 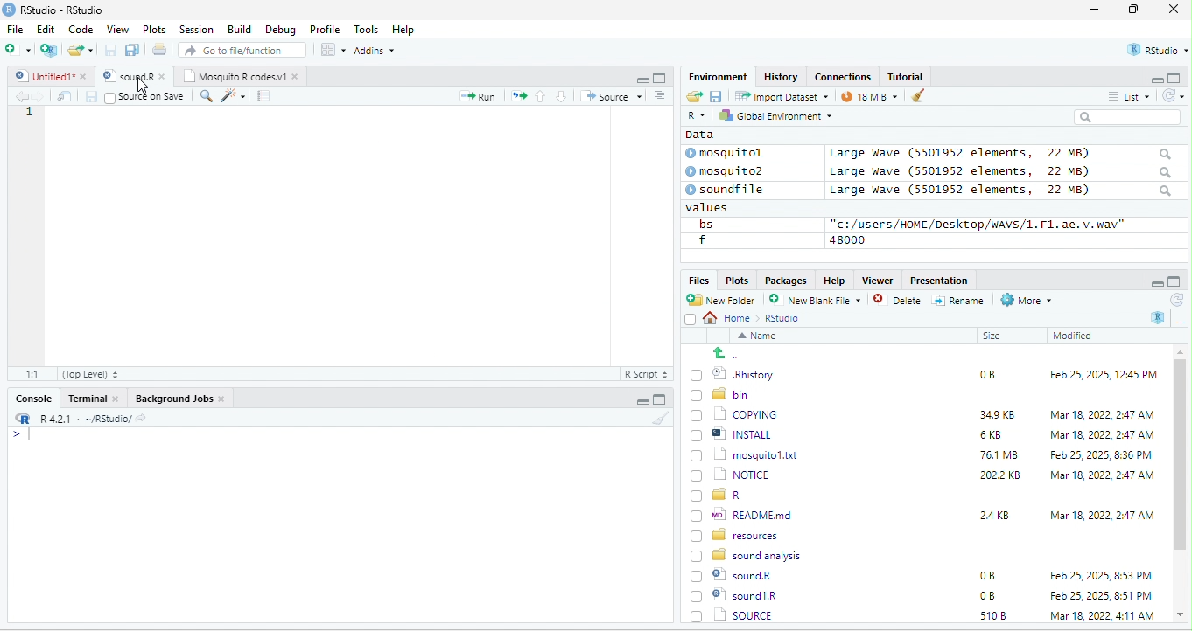 I want to click on Help, so click(x=404, y=31).